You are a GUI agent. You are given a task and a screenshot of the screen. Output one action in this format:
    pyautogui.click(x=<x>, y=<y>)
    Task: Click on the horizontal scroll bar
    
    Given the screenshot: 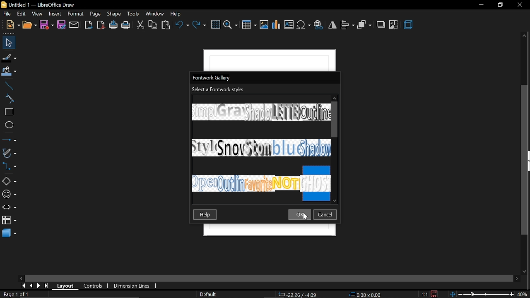 What is the action you would take?
    pyautogui.click(x=267, y=279)
    